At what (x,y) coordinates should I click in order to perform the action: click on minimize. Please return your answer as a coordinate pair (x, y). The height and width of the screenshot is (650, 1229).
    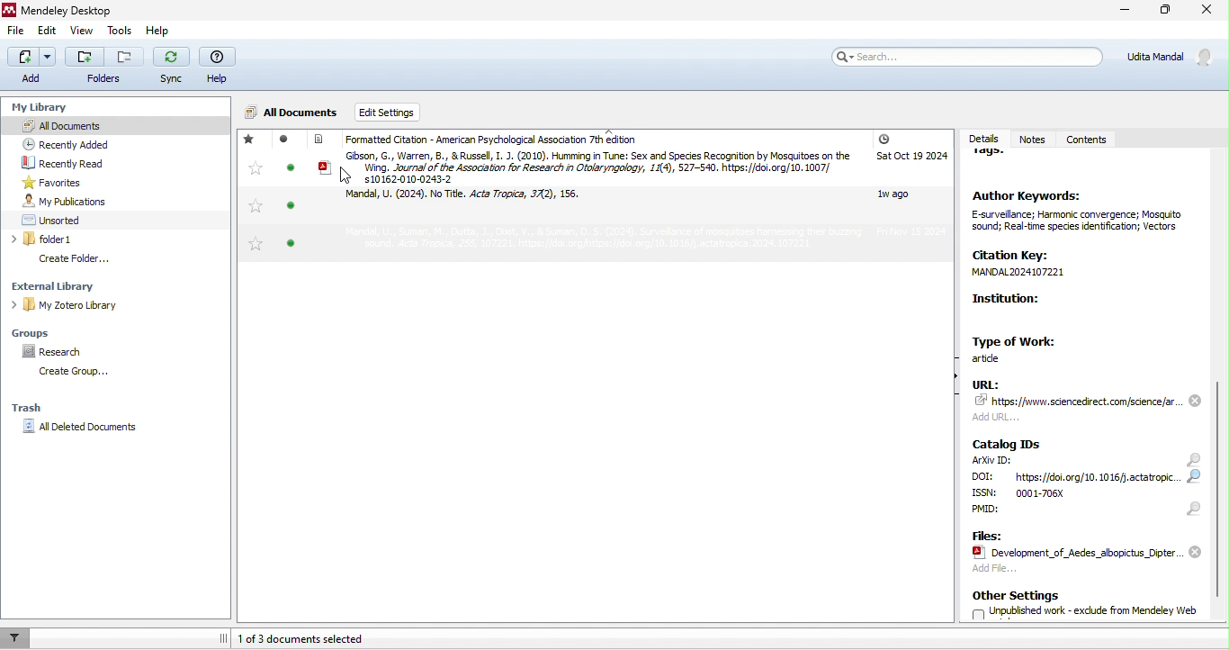
    Looking at the image, I should click on (1122, 12).